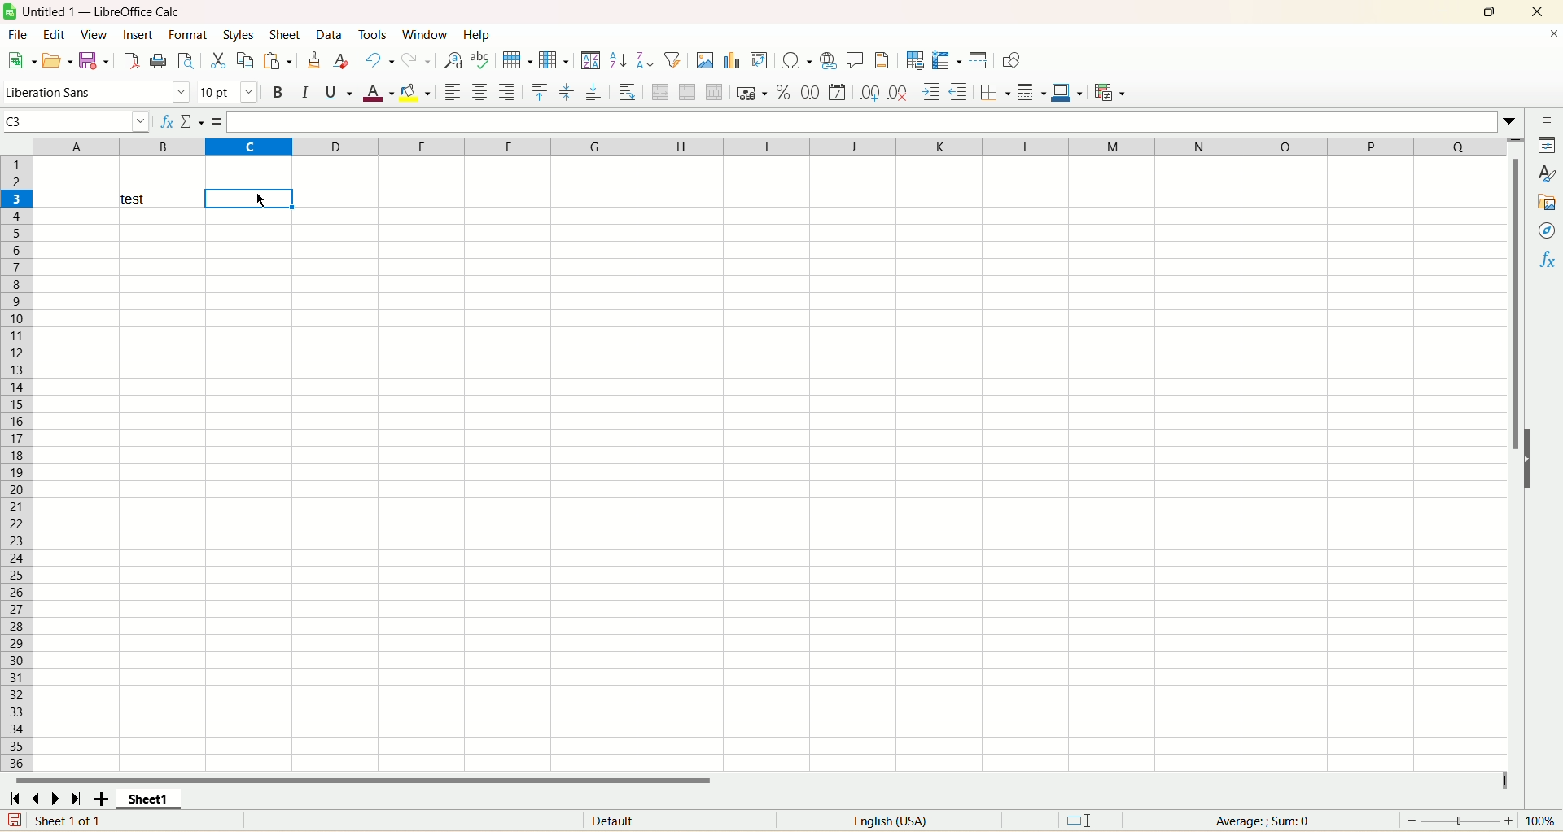 The height and width of the screenshot is (832, 1563). What do you see at coordinates (1489, 11) in the screenshot?
I see `maximize` at bounding box center [1489, 11].